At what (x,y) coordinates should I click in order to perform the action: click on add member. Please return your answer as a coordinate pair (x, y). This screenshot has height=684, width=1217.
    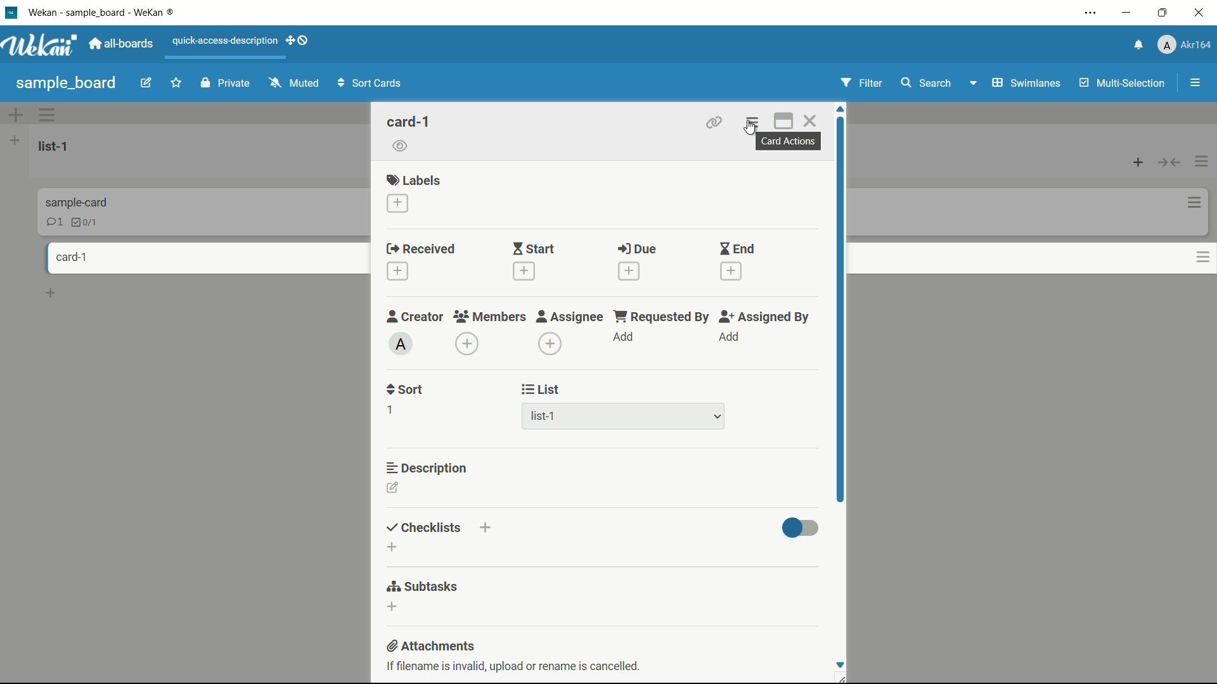
    Looking at the image, I should click on (469, 343).